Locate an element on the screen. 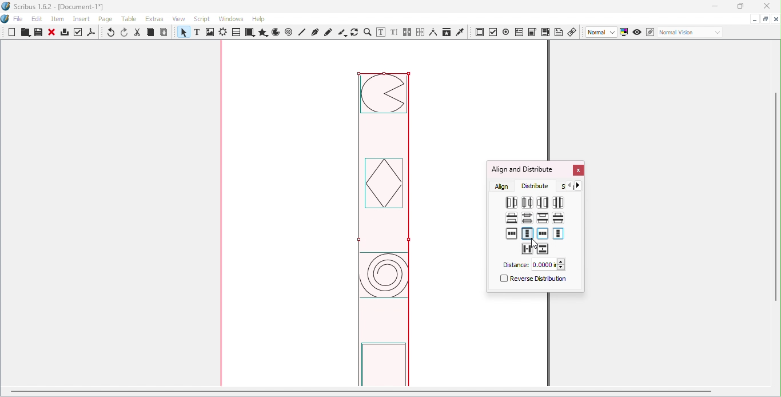 The height and width of the screenshot is (397, 781). Print is located at coordinates (64, 34).